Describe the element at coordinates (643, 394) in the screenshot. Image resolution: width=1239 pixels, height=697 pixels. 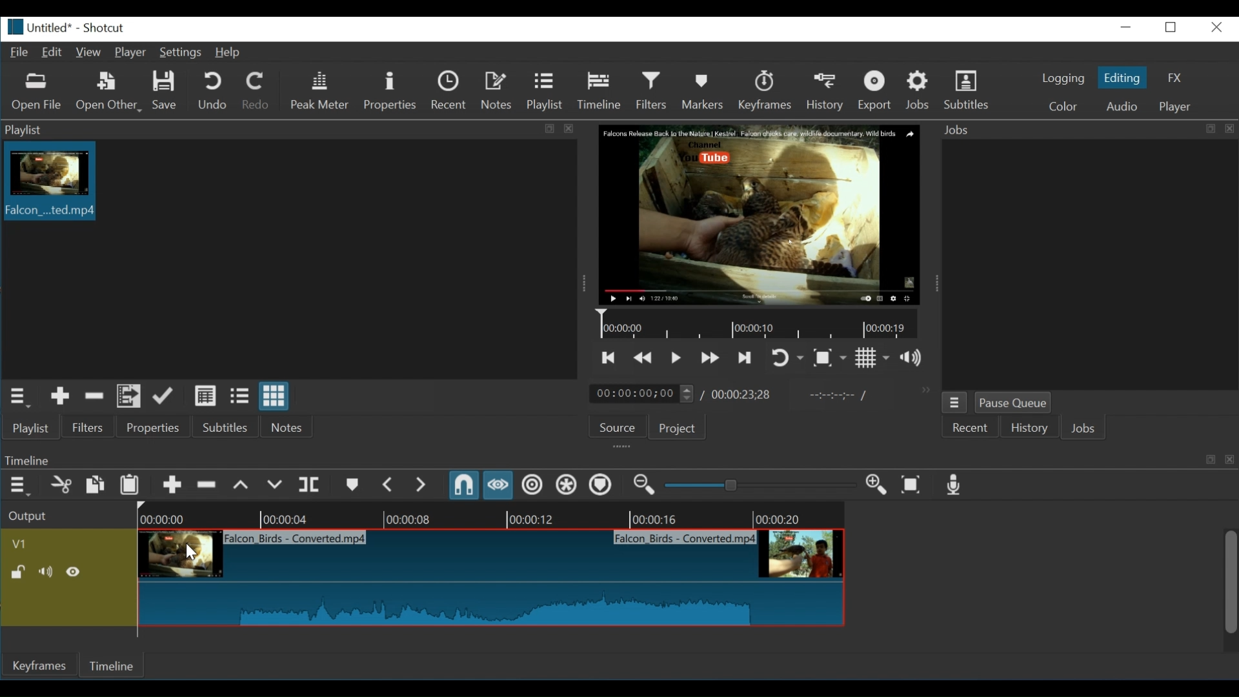
I see `Current location` at that location.